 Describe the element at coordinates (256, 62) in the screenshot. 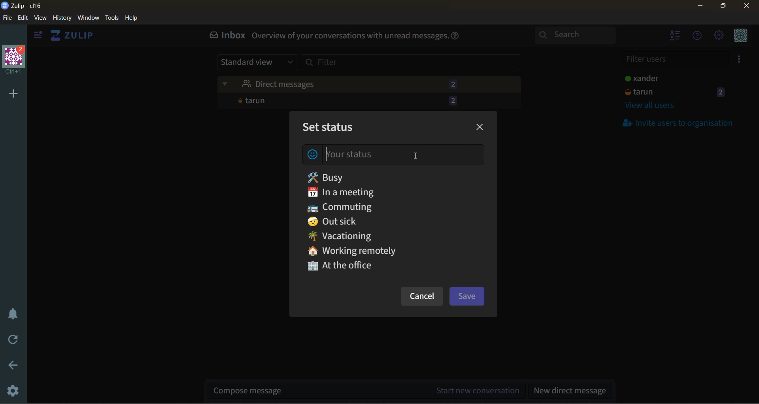

I see `standard view` at that location.